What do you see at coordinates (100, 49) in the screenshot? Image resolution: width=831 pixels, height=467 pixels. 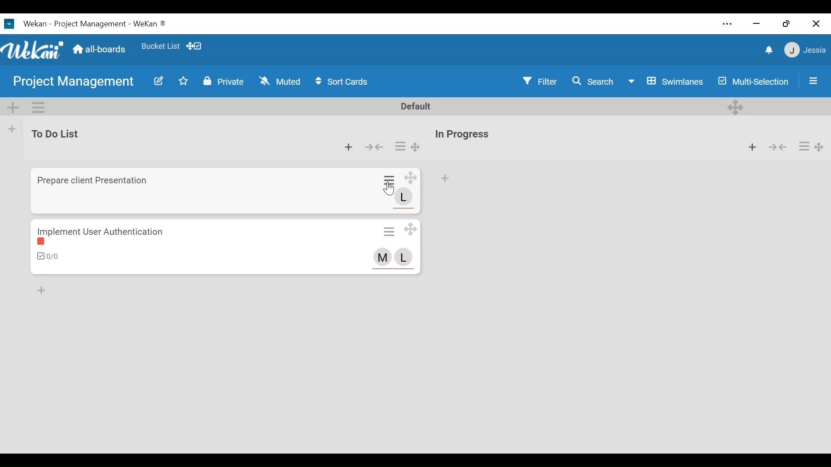 I see `Home (all-boards)` at bounding box center [100, 49].